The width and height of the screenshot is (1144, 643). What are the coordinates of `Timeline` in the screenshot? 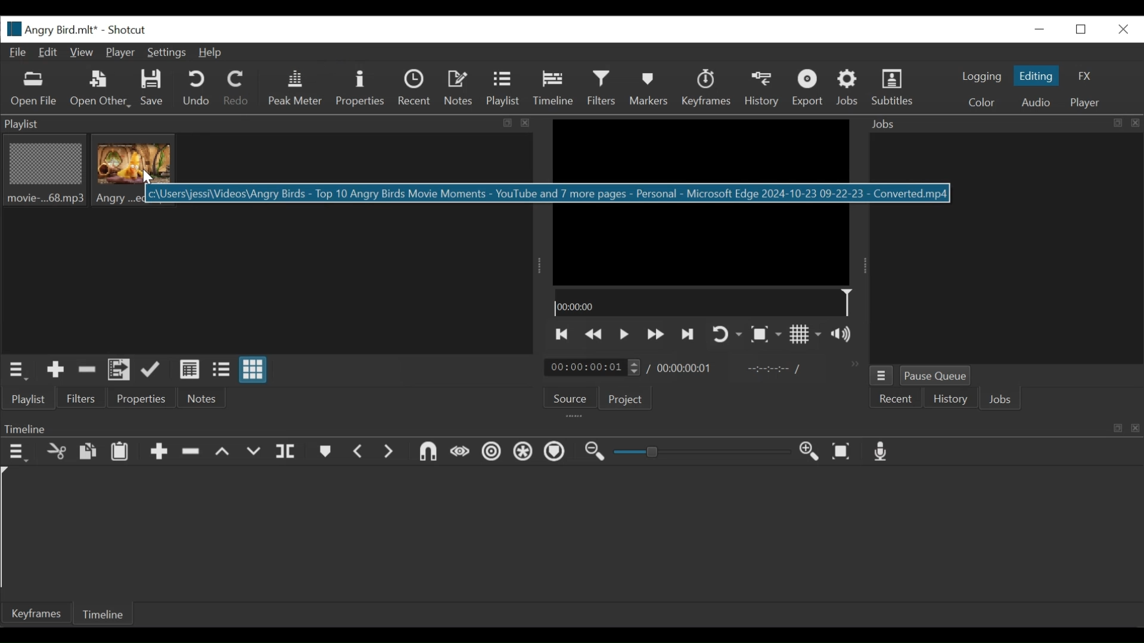 It's located at (553, 89).